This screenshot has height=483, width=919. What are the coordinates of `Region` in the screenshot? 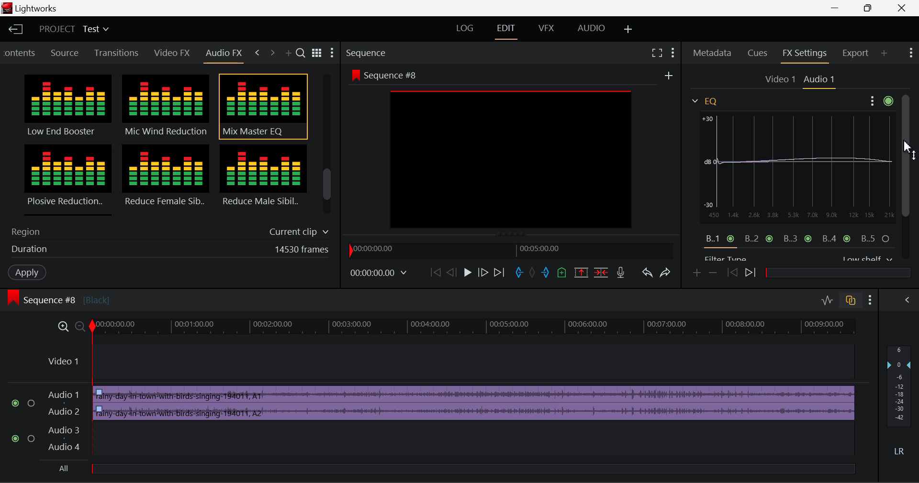 It's located at (168, 230).